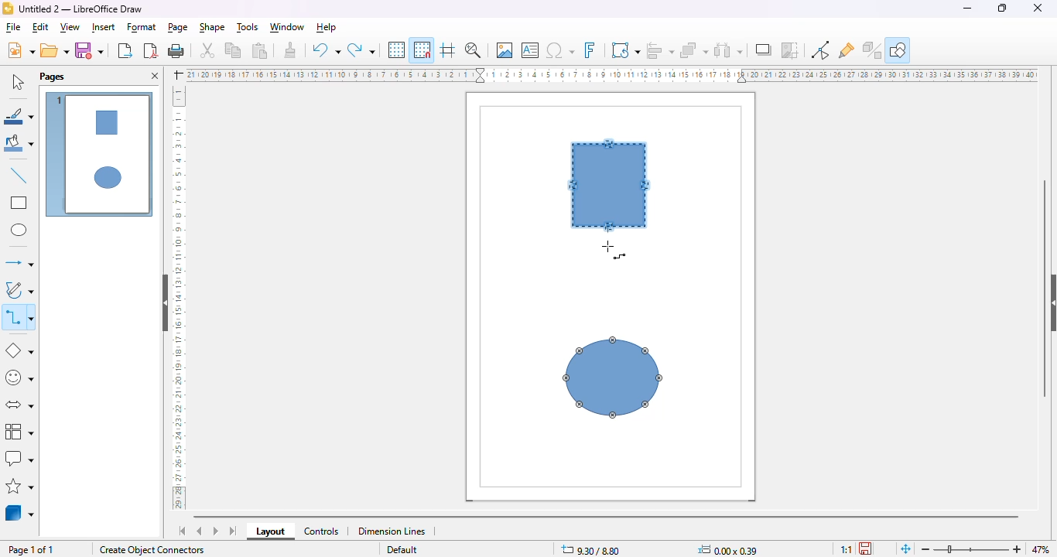 This screenshot has width=1057, height=557. Describe the element at coordinates (1014, 549) in the screenshot. I see `zoom in` at that location.